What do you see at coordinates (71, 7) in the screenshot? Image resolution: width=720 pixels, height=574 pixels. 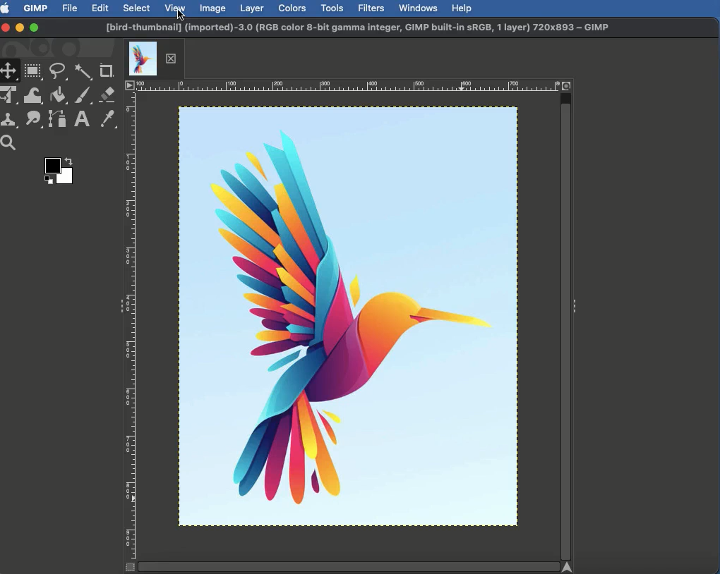 I see `File` at bounding box center [71, 7].